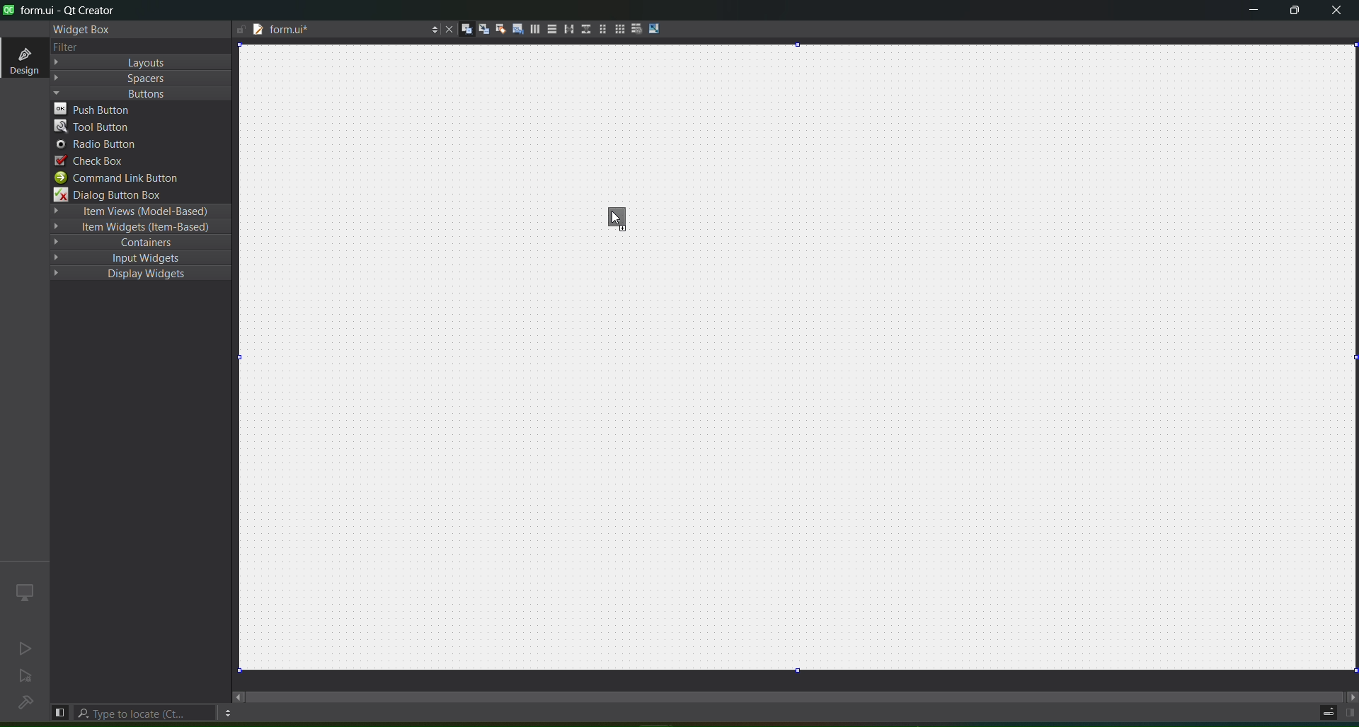 The width and height of the screenshot is (1359, 727). I want to click on Display Widgets, so click(144, 279).